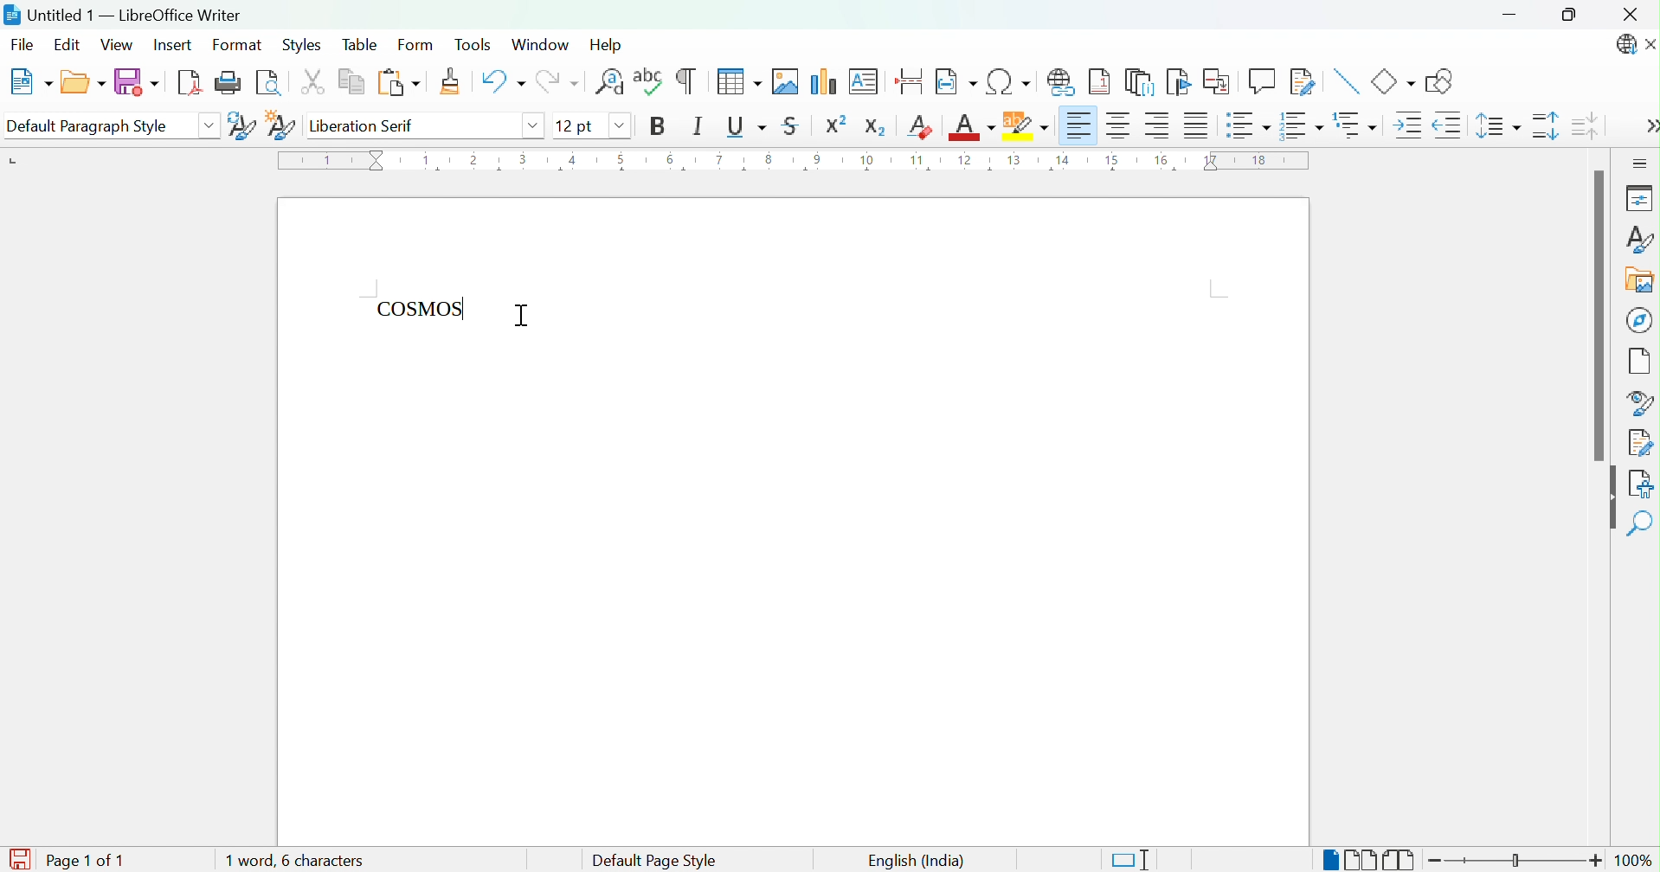 The height and width of the screenshot is (872, 1660). What do you see at coordinates (190, 84) in the screenshot?
I see `Export as PDF` at bounding box center [190, 84].